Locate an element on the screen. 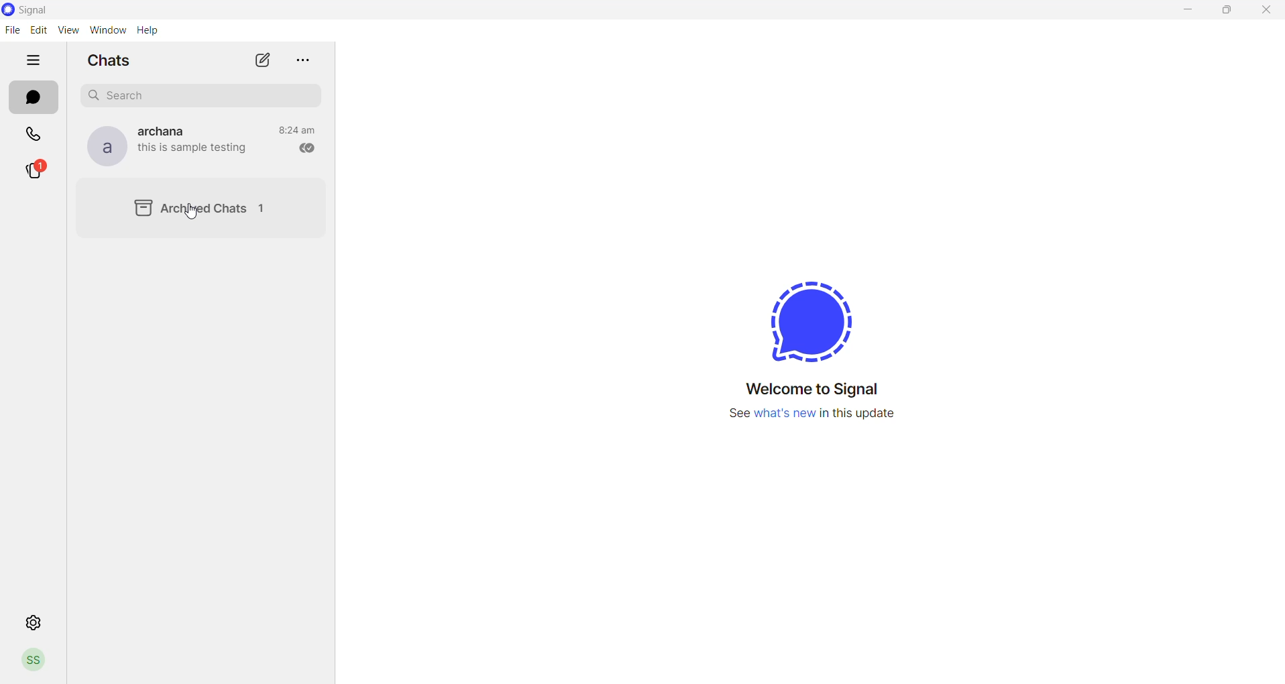 Image resolution: width=1285 pixels, height=684 pixels. last message is located at coordinates (195, 150).